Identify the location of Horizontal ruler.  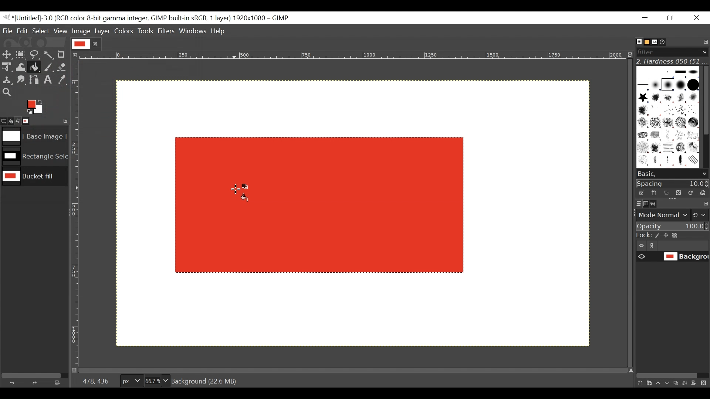
(354, 57).